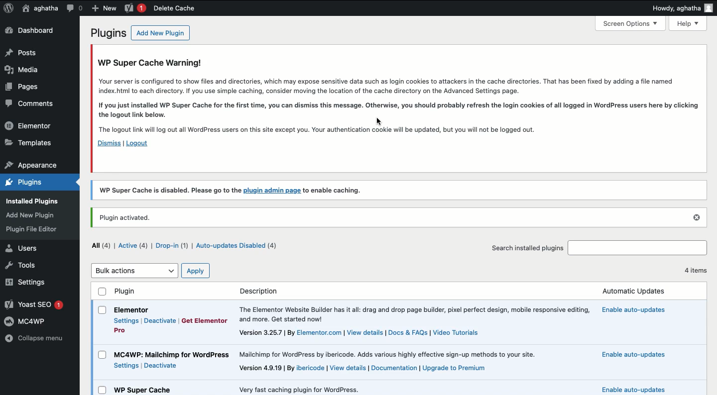 This screenshot has width=717, height=395. I want to click on Drop in, so click(172, 245).